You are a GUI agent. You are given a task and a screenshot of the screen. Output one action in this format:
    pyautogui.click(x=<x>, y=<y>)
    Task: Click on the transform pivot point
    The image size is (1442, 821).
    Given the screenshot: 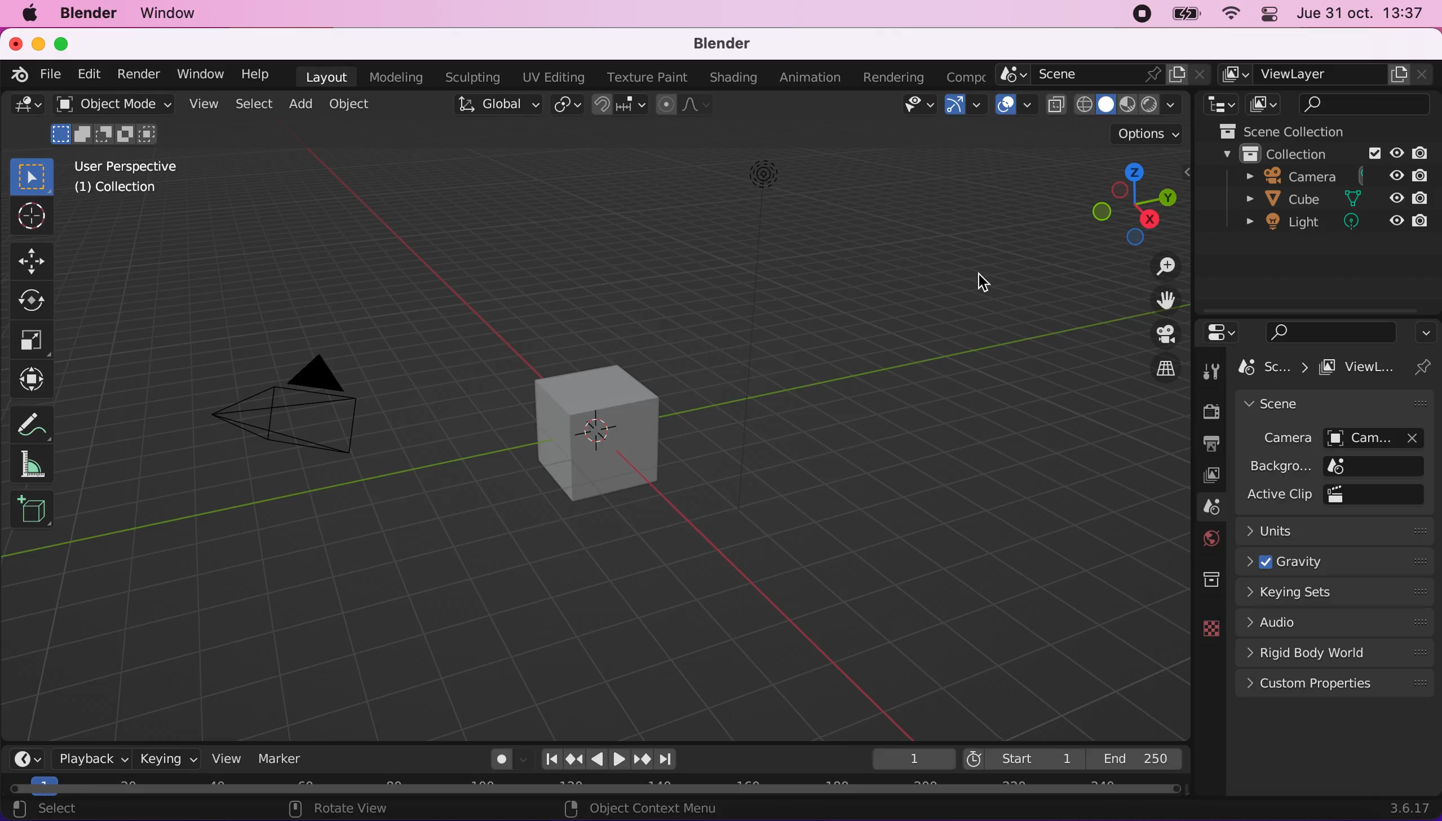 What is the action you would take?
    pyautogui.click(x=567, y=107)
    